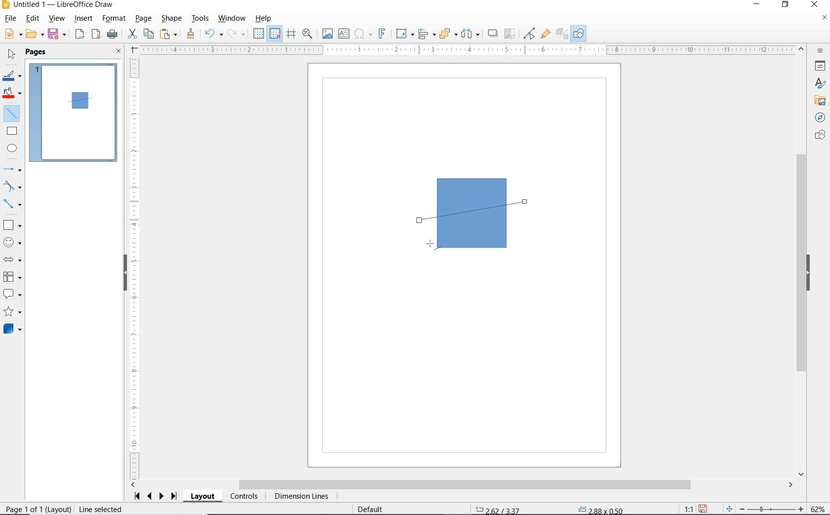 Image resolution: width=830 pixels, height=515 pixels. What do you see at coordinates (114, 19) in the screenshot?
I see `FORMAT` at bounding box center [114, 19].